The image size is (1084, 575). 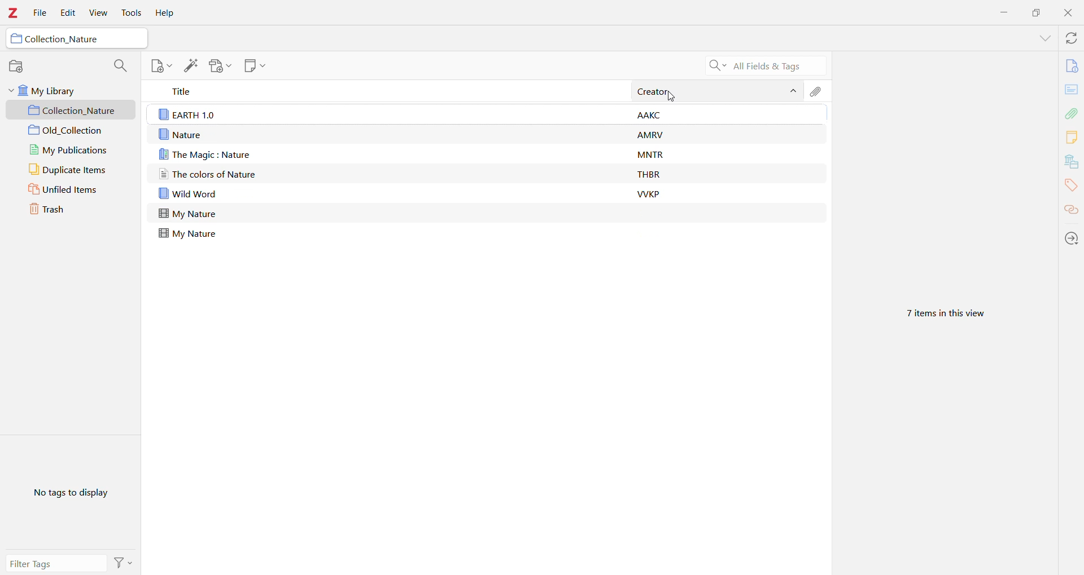 I want to click on My nature, so click(x=202, y=134).